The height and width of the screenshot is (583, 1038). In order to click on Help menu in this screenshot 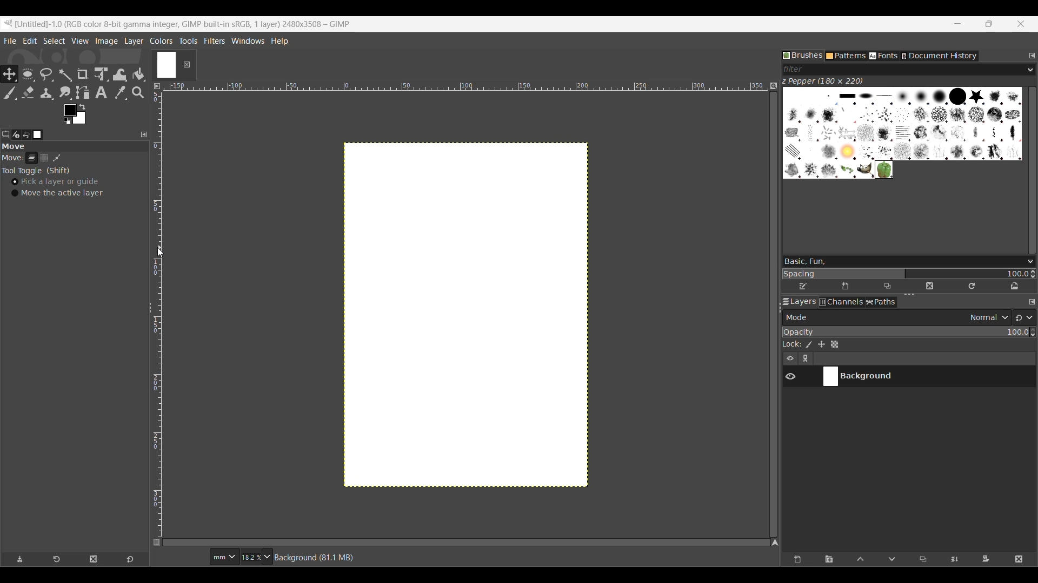, I will do `click(279, 40)`.